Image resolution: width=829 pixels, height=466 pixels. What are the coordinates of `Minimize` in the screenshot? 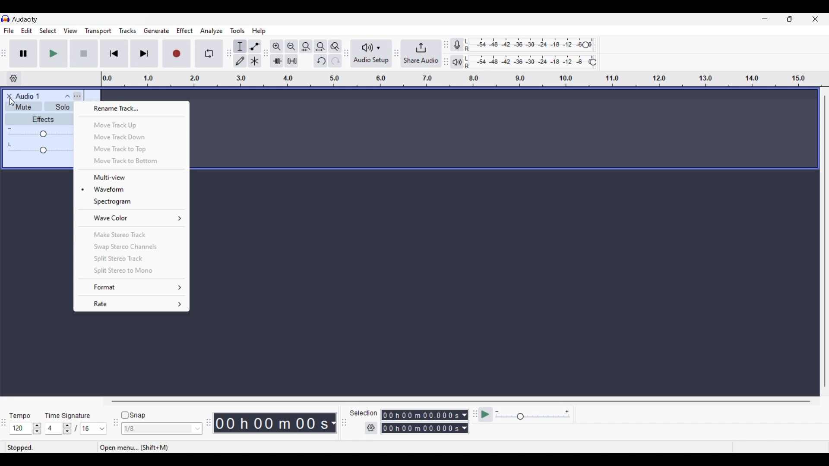 It's located at (765, 19).